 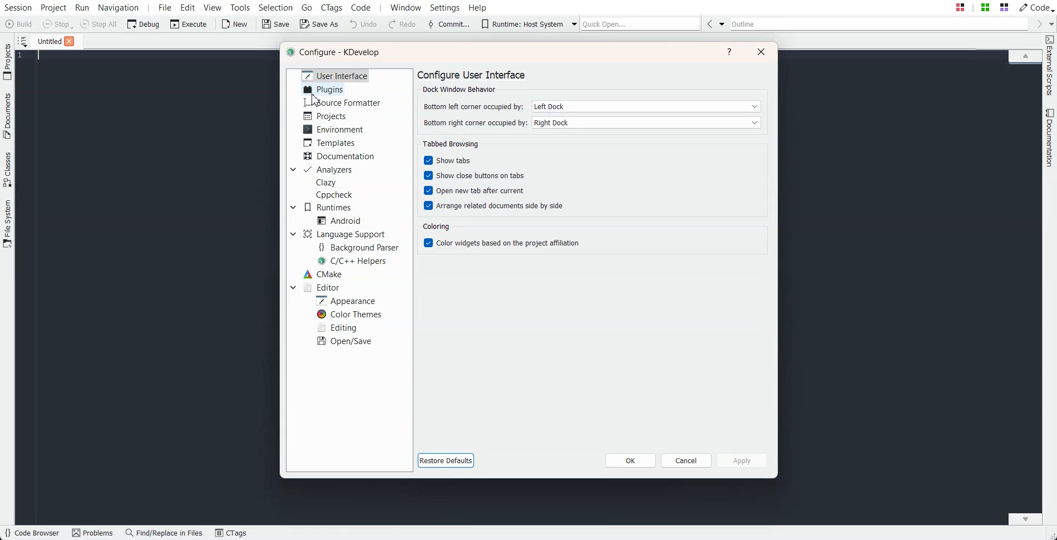 What do you see at coordinates (328, 170) in the screenshot?
I see `Analyzers` at bounding box center [328, 170].